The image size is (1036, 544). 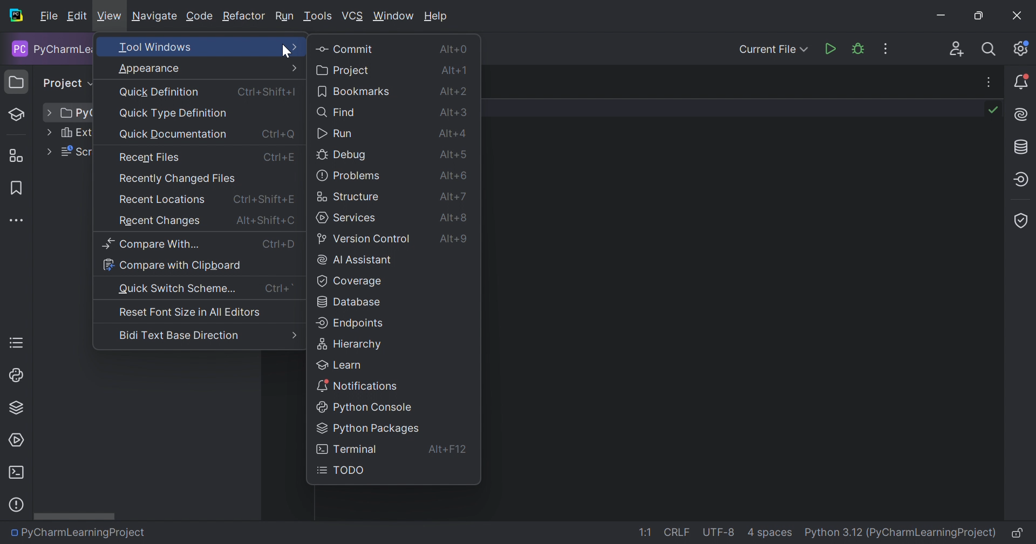 I want to click on No problems found, so click(x=994, y=110).